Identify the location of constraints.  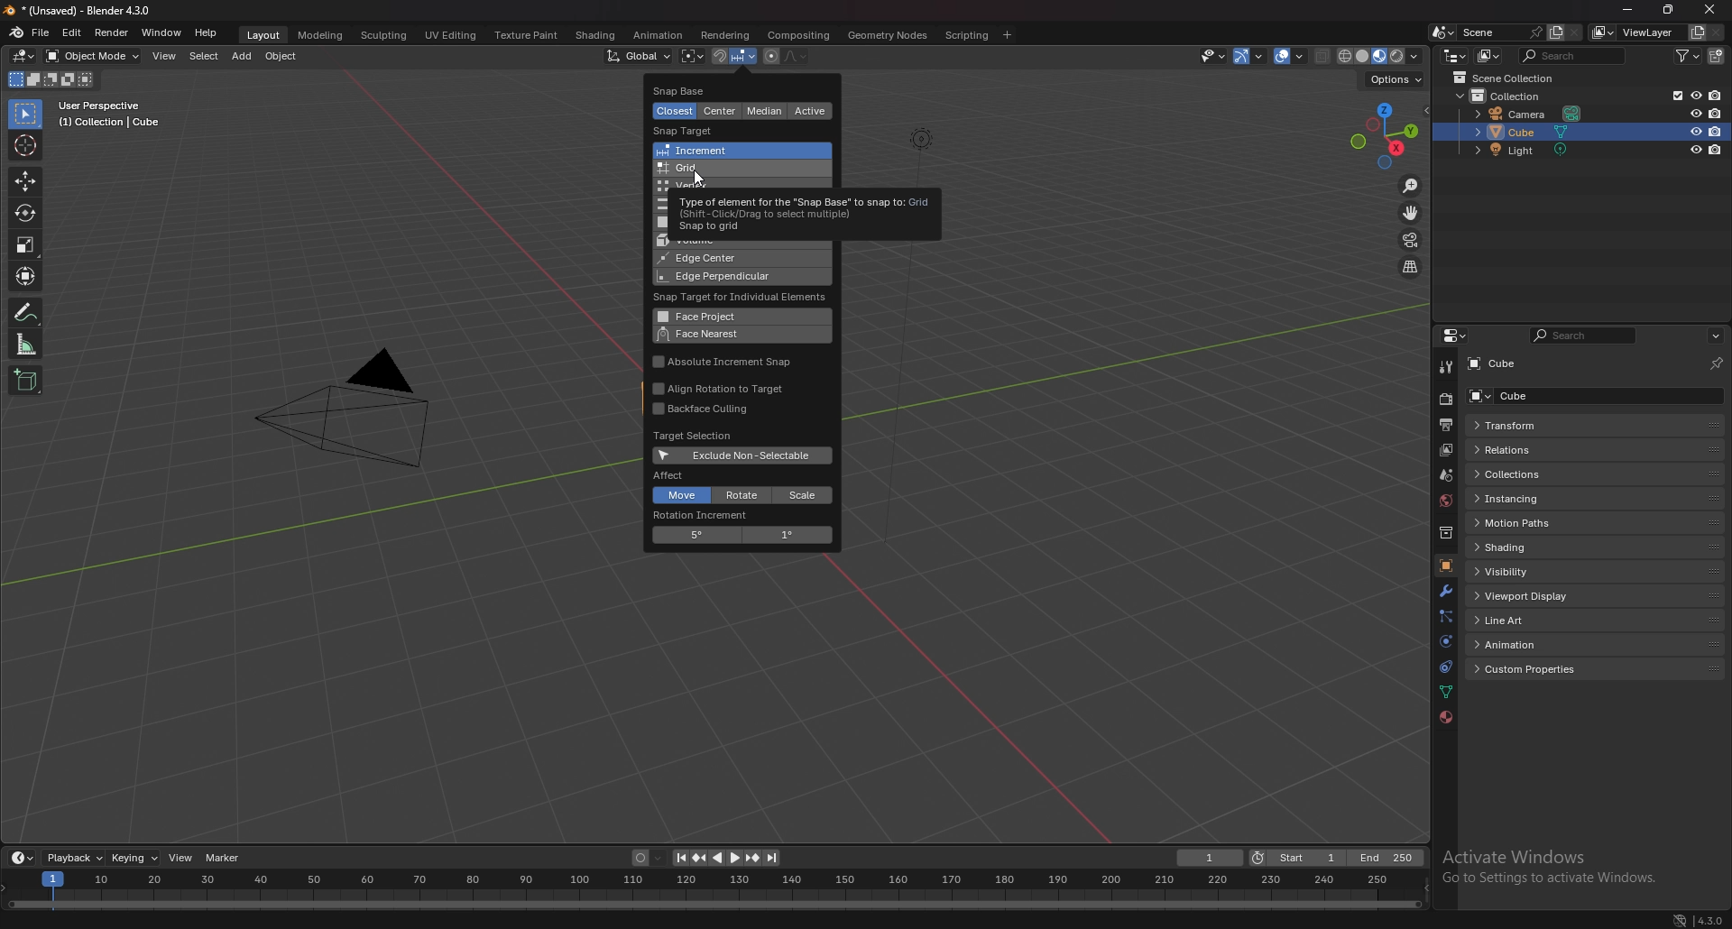
(1445, 666).